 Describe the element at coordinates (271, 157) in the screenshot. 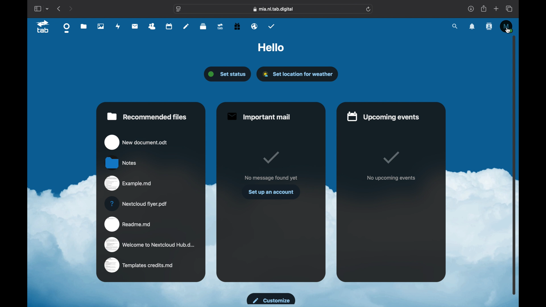

I see `tick mark` at that location.